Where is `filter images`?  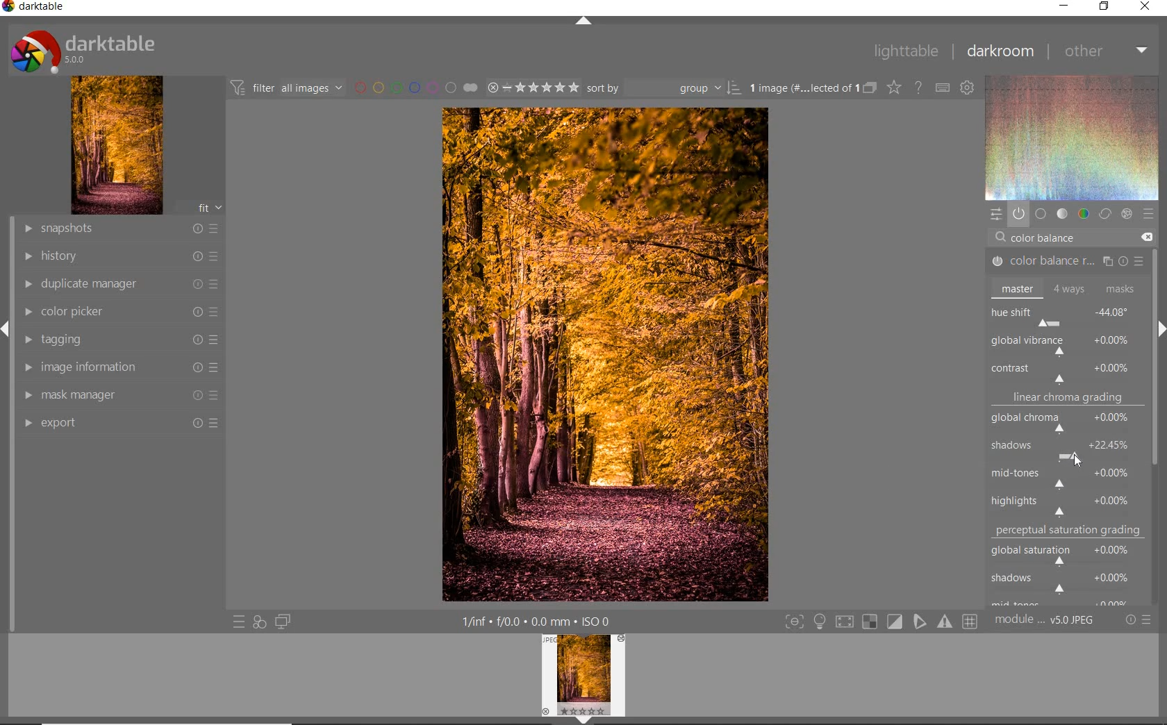 filter images is located at coordinates (285, 89).